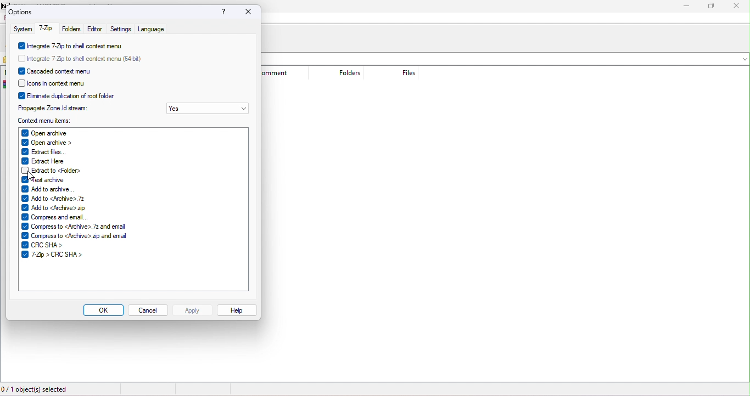 The height and width of the screenshot is (396, 750). I want to click on maximize, so click(713, 7).